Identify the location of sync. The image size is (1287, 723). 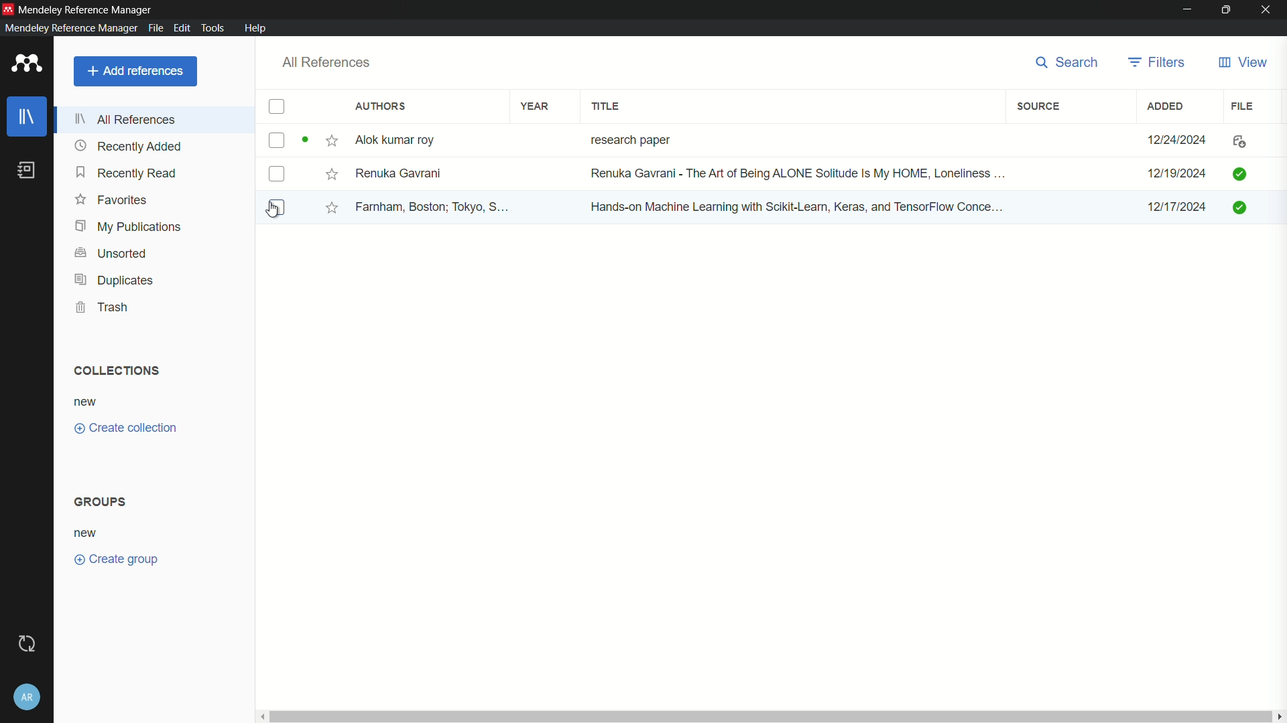
(27, 645).